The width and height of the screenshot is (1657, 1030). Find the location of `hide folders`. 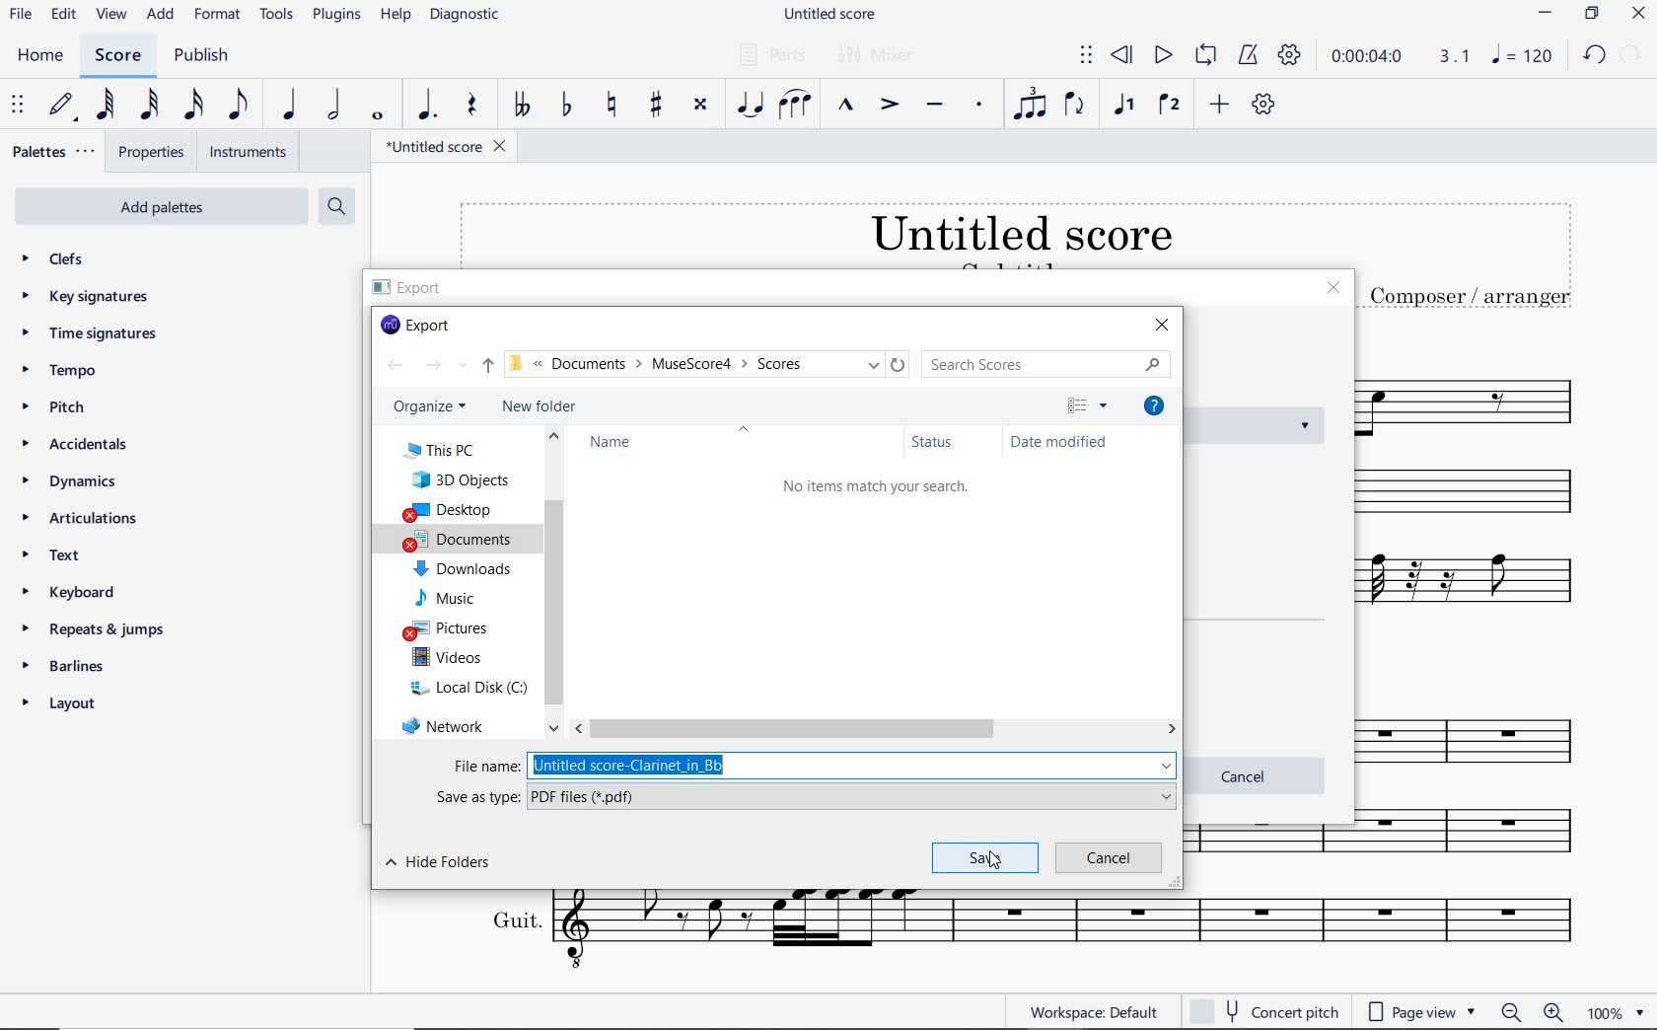

hide folders is located at coordinates (445, 865).